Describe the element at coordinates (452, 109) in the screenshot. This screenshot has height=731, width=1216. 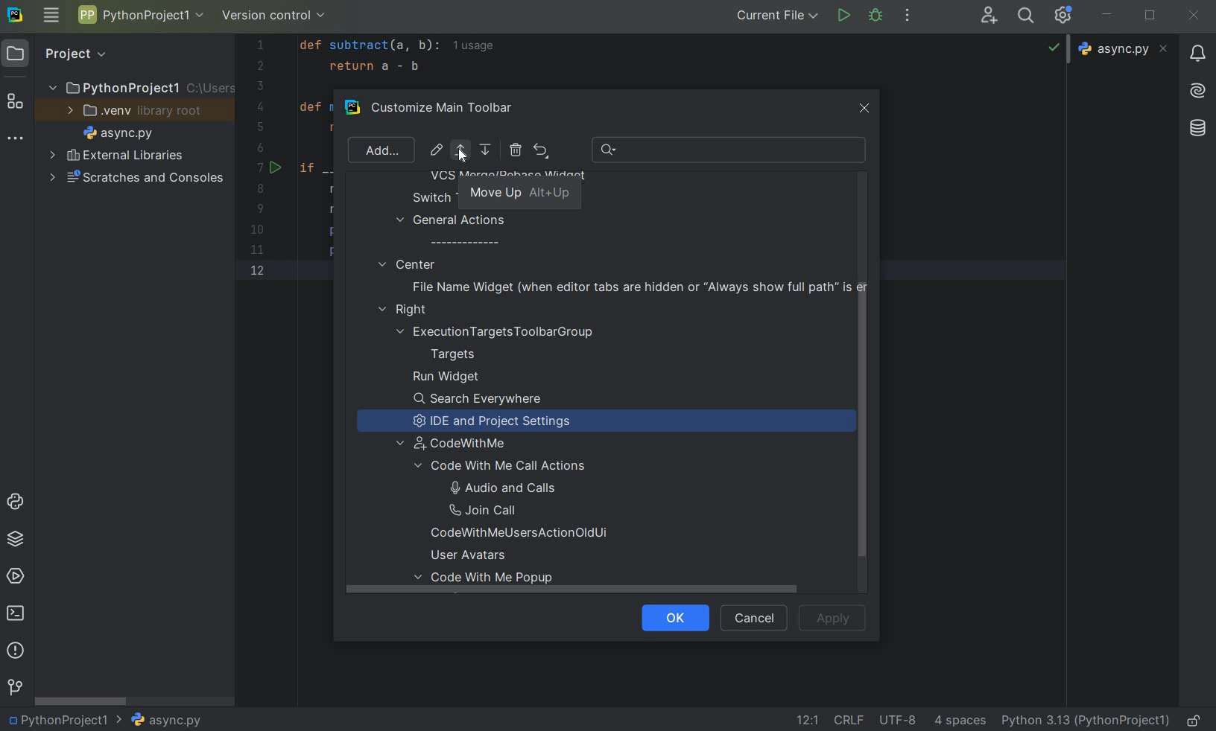
I see `CUSTOMIZE MAIN TOOLBAR` at that location.